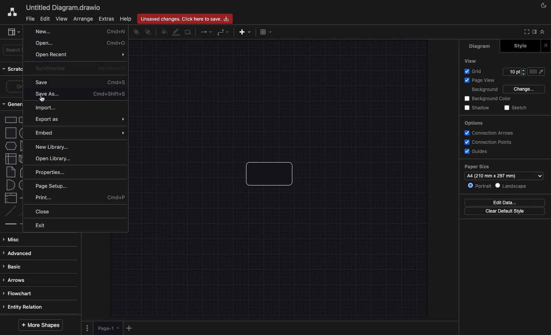  What do you see at coordinates (525, 33) in the screenshot?
I see `Fullscreen` at bounding box center [525, 33].